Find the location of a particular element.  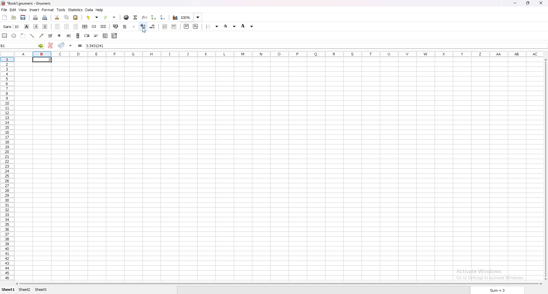

cursor is located at coordinates (144, 31).